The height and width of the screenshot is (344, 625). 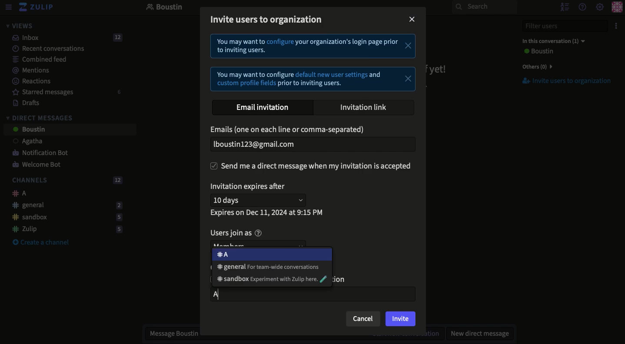 I want to click on Invitation expires after, so click(x=250, y=187).